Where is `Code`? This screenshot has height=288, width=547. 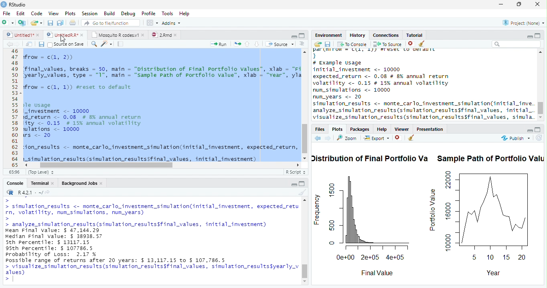 Code is located at coordinates (161, 106).